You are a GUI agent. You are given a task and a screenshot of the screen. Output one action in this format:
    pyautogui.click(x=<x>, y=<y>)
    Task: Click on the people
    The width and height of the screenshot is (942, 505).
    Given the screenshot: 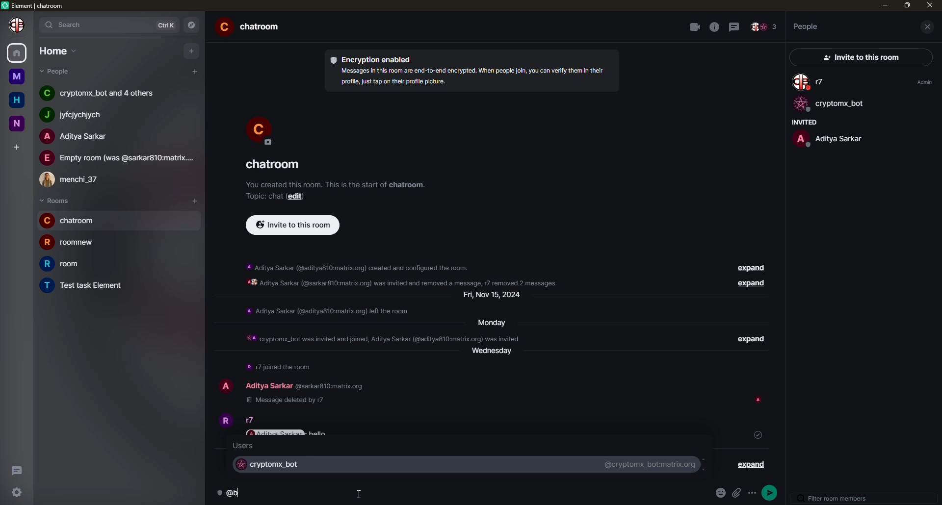 What is the action you would take?
    pyautogui.click(x=78, y=115)
    